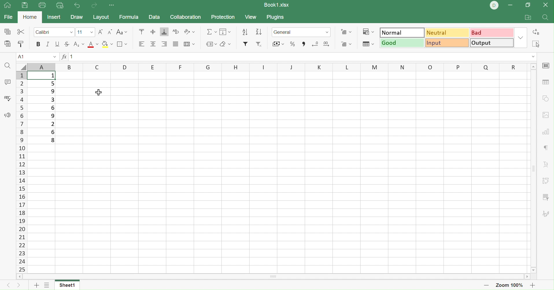 The width and height of the screenshot is (554, 290). What do you see at coordinates (25, 6) in the screenshot?
I see `Save` at bounding box center [25, 6].